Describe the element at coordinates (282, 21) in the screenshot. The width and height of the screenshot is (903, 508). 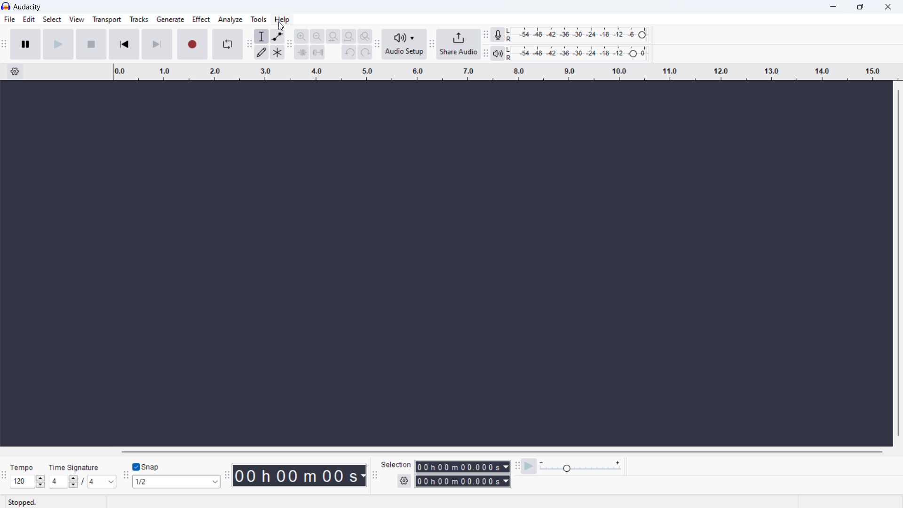
I see `Cursor on help` at that location.